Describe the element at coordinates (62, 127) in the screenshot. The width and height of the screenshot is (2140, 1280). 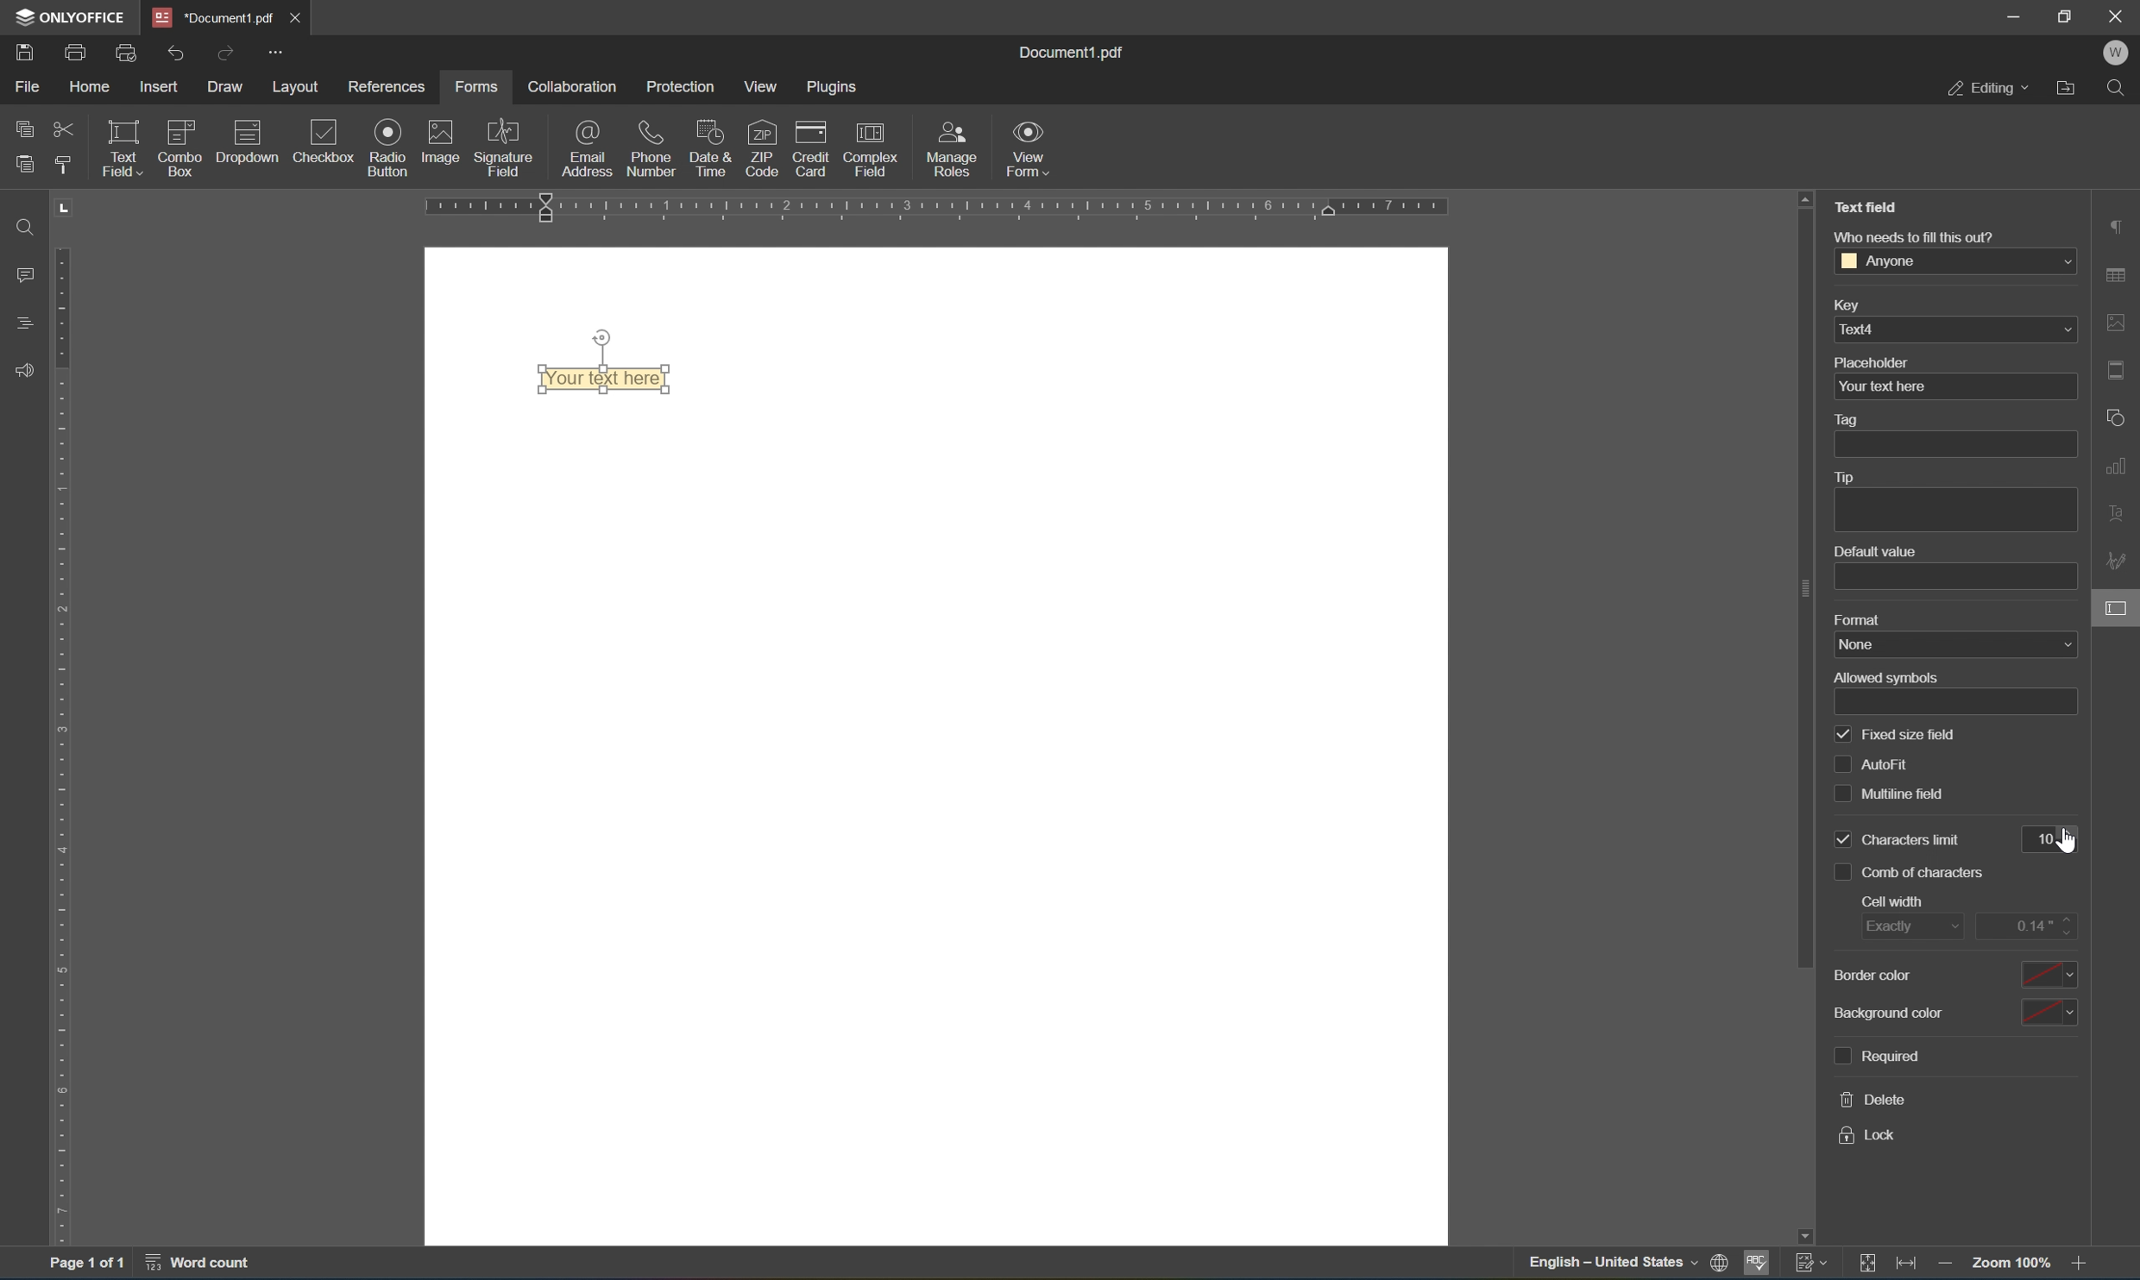
I see `cut` at that location.